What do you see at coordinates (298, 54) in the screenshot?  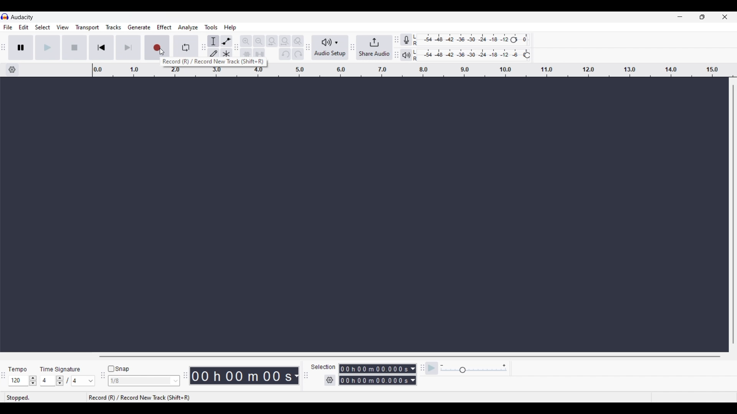 I see `Redo` at bounding box center [298, 54].